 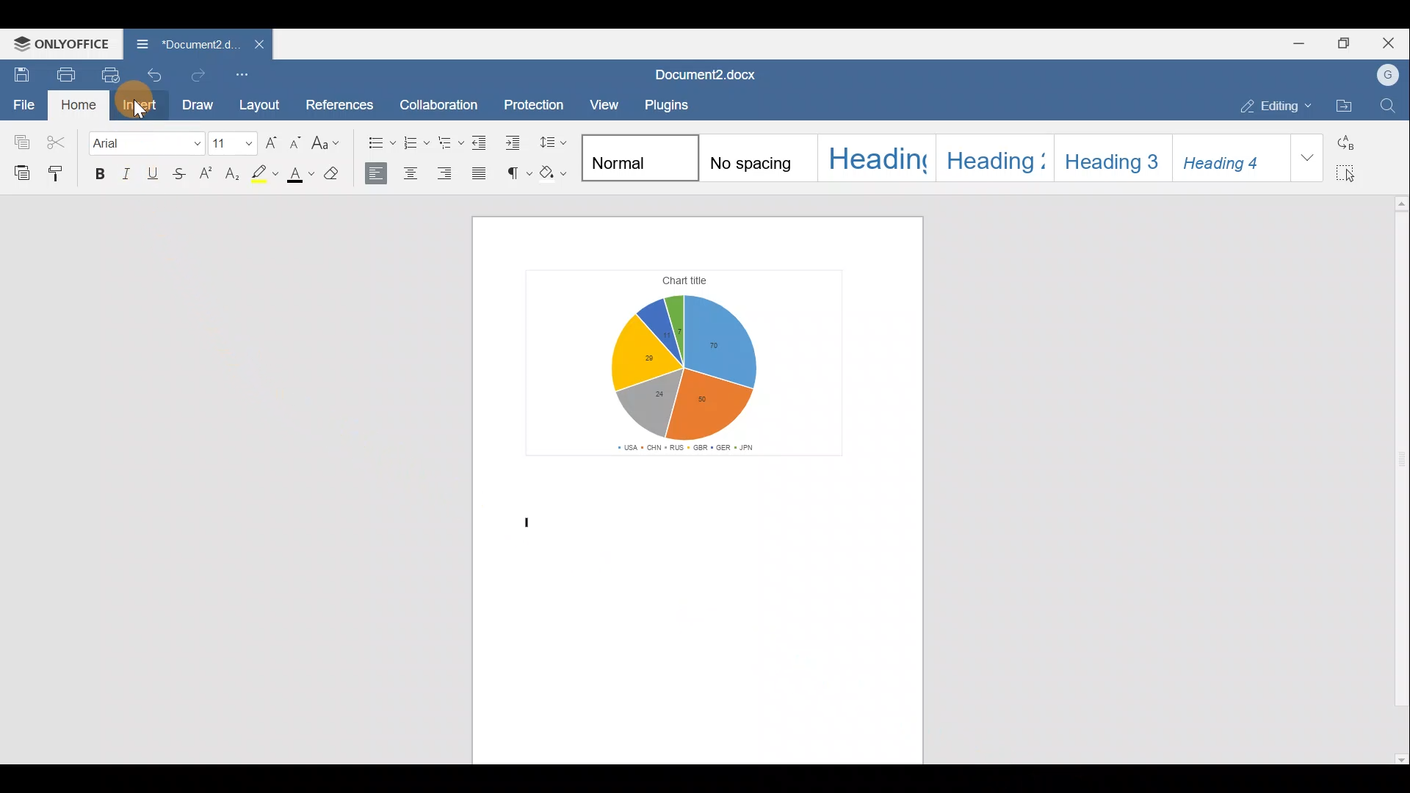 I want to click on Copy, so click(x=18, y=140).